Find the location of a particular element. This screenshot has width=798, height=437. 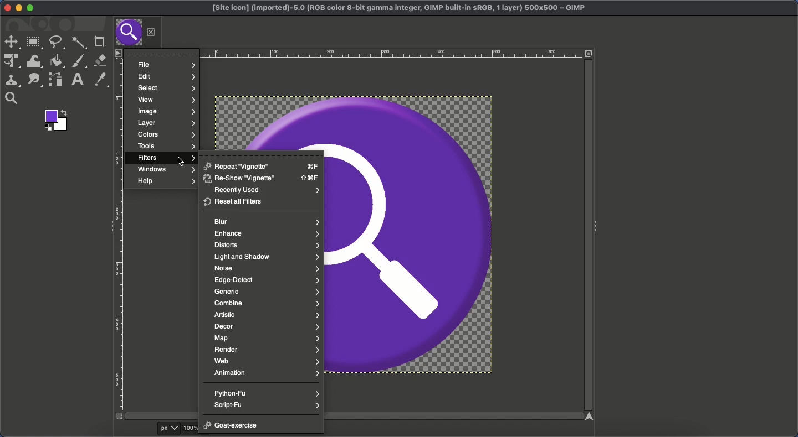

Blue is located at coordinates (267, 221).